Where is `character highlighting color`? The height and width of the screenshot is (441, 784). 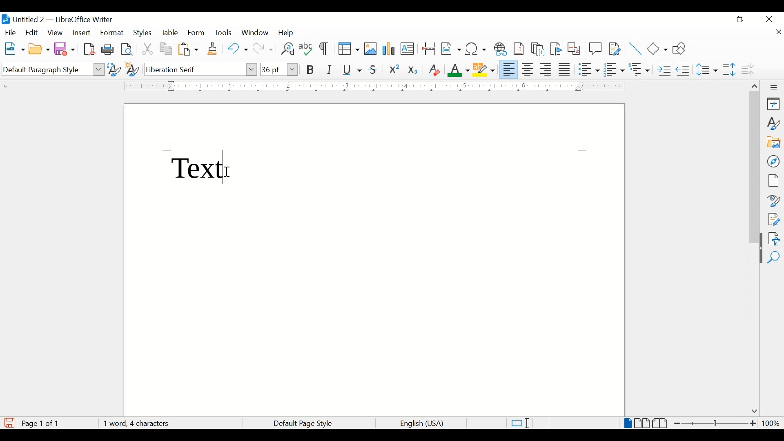 character highlighting color is located at coordinates (485, 69).